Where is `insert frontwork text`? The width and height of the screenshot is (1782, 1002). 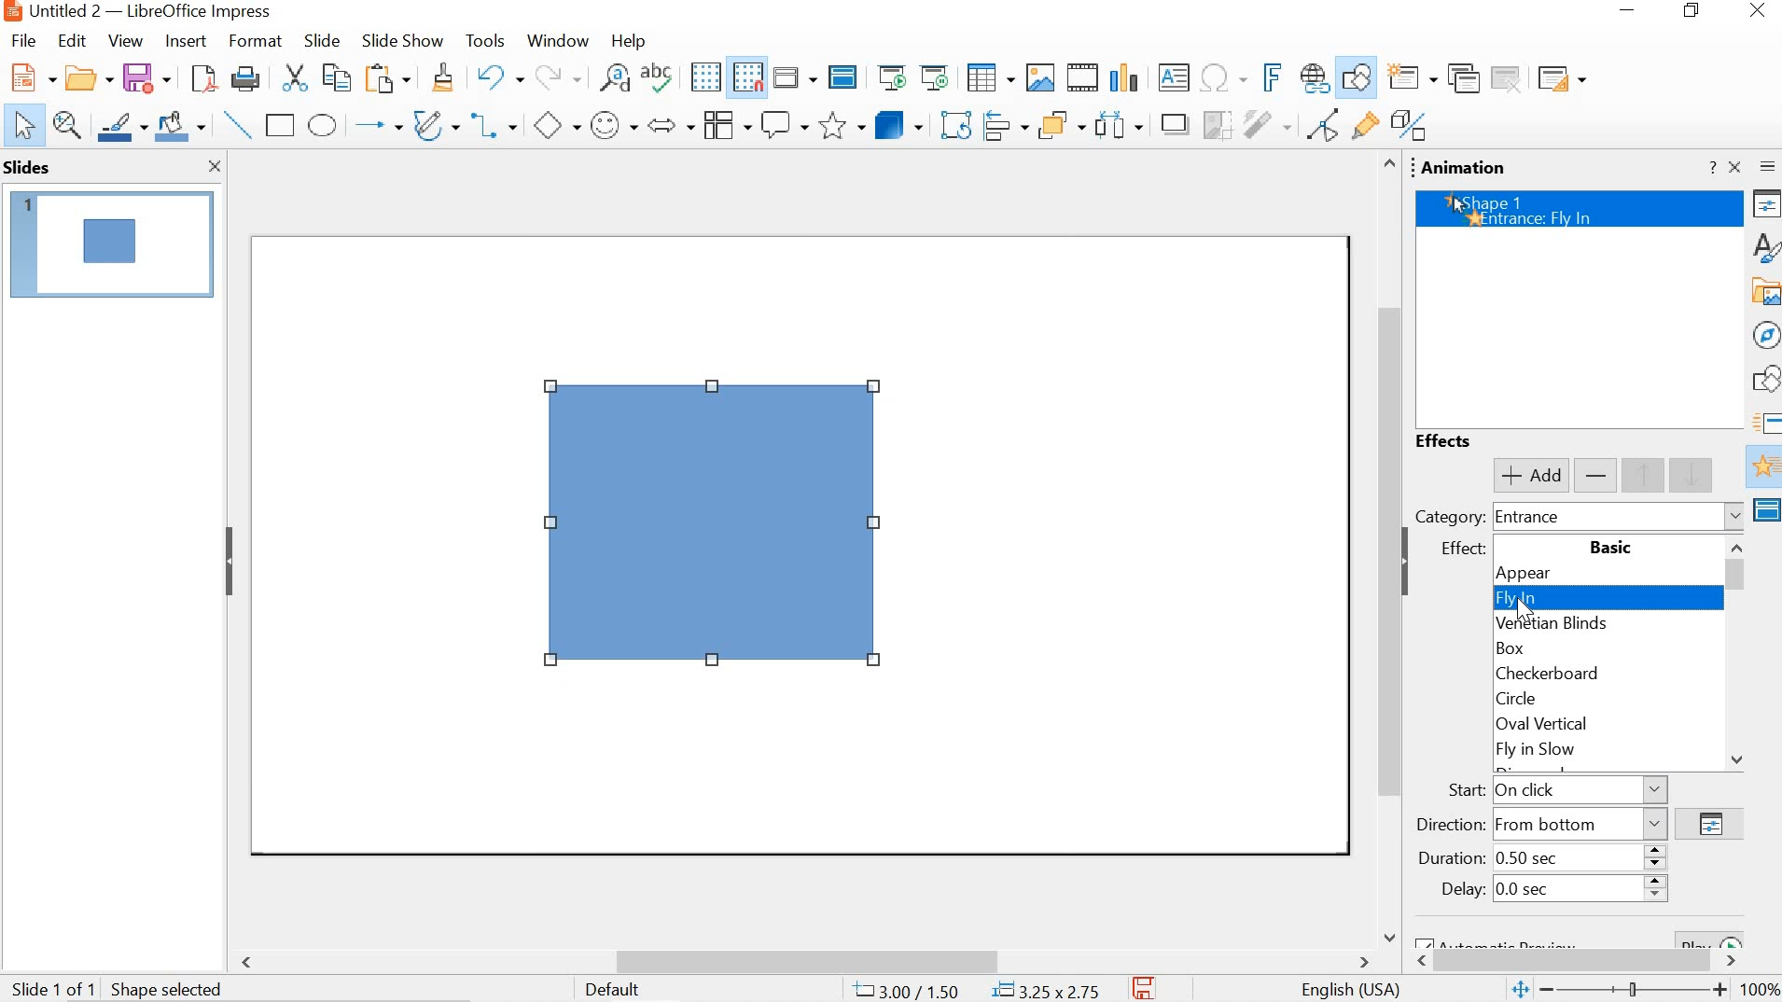
insert frontwork text is located at coordinates (1274, 77).